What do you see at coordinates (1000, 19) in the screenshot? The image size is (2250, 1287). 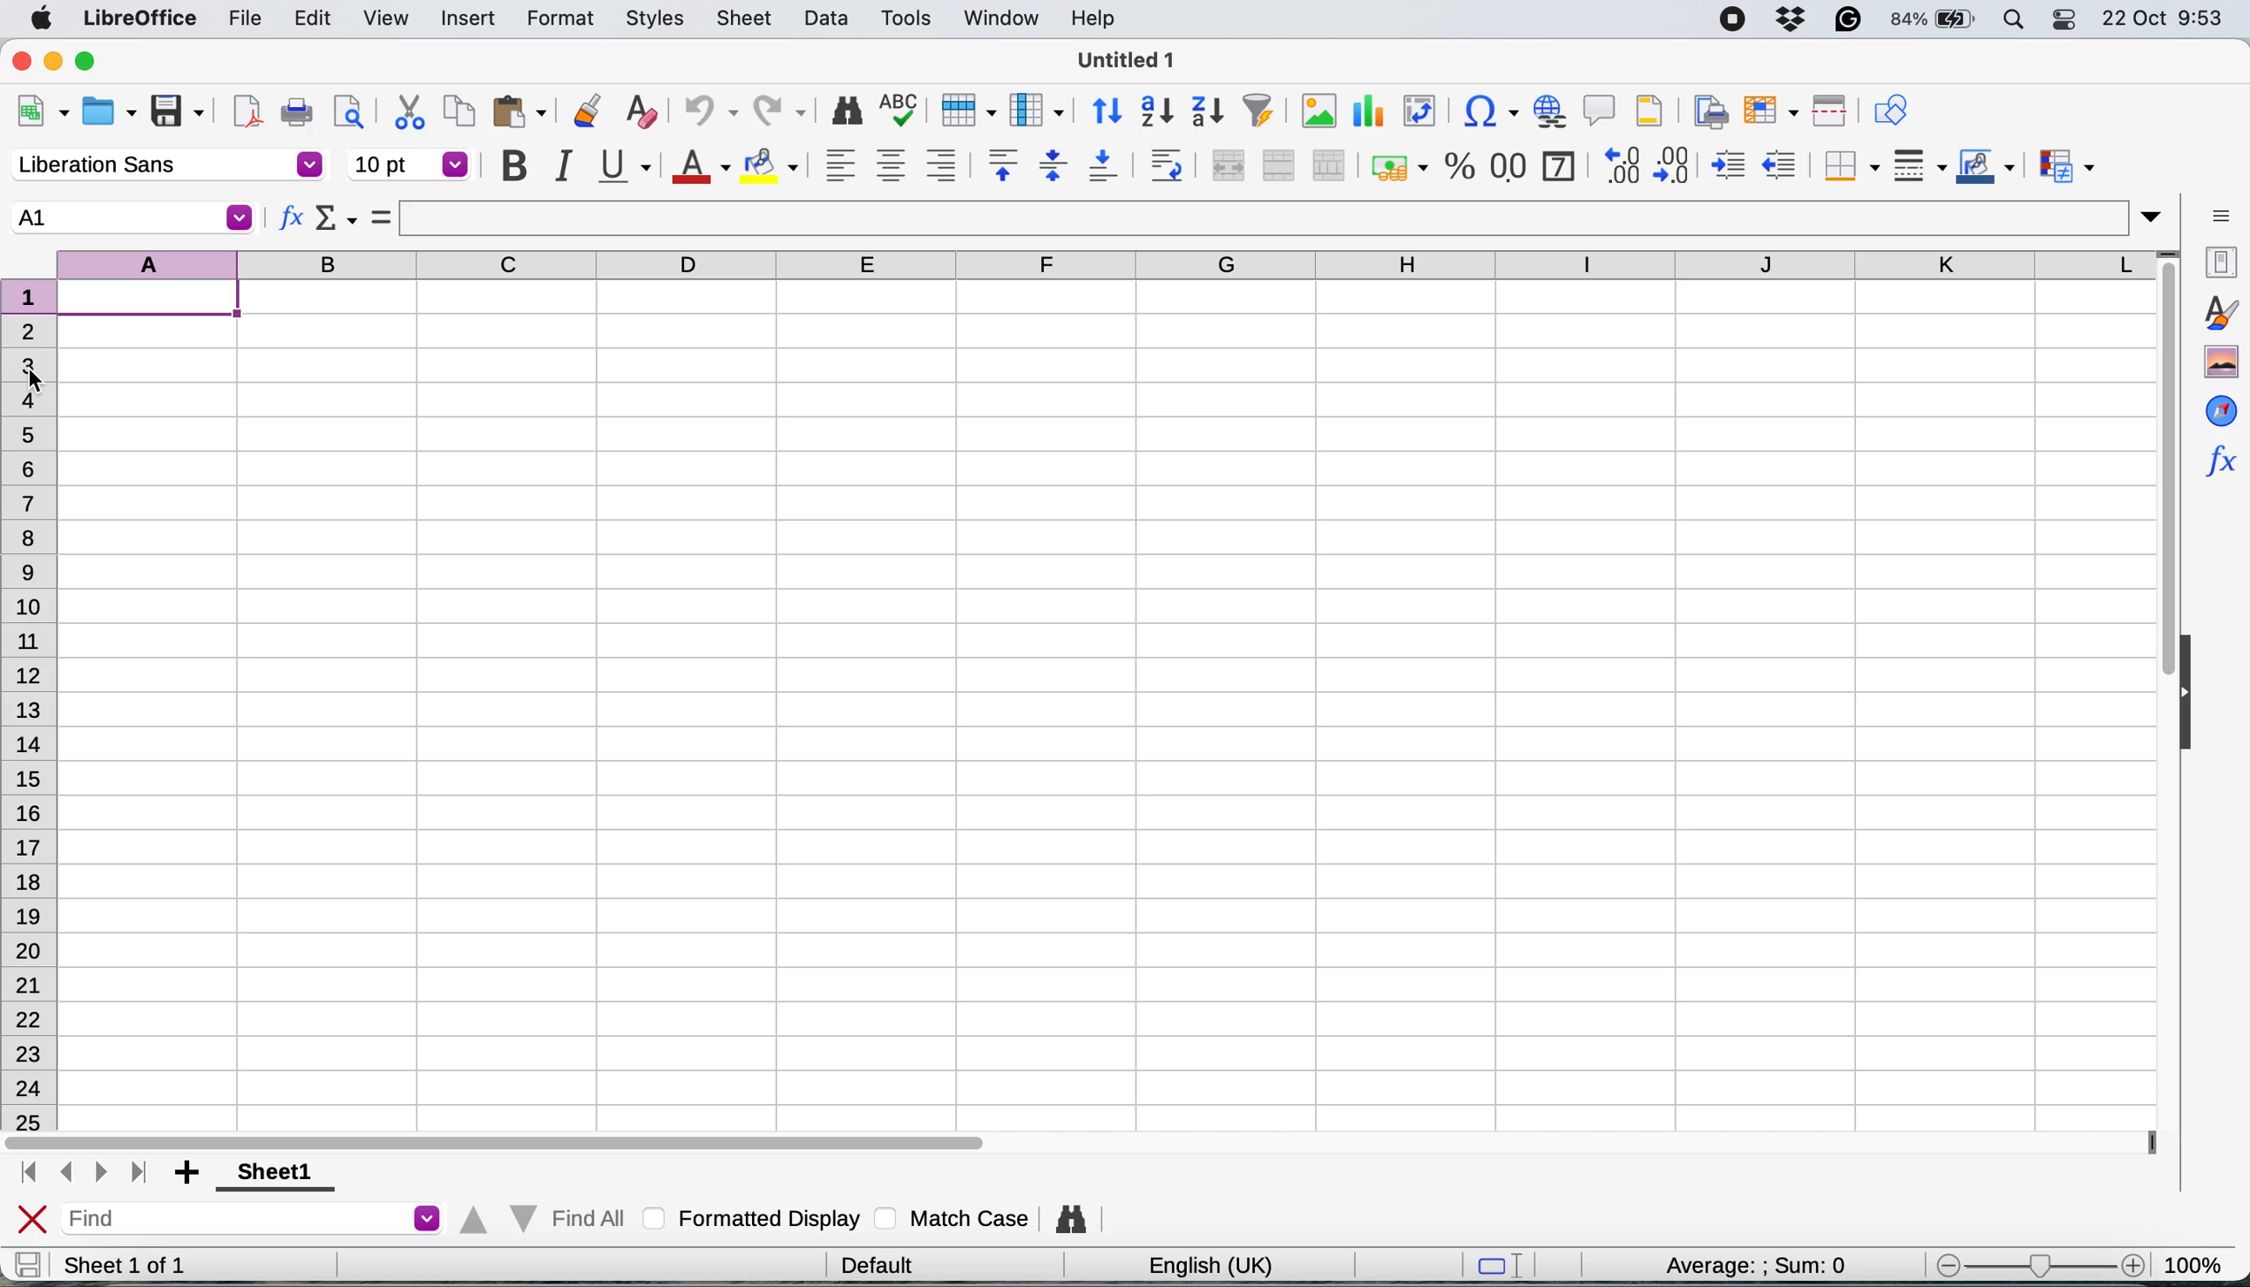 I see `window` at bounding box center [1000, 19].